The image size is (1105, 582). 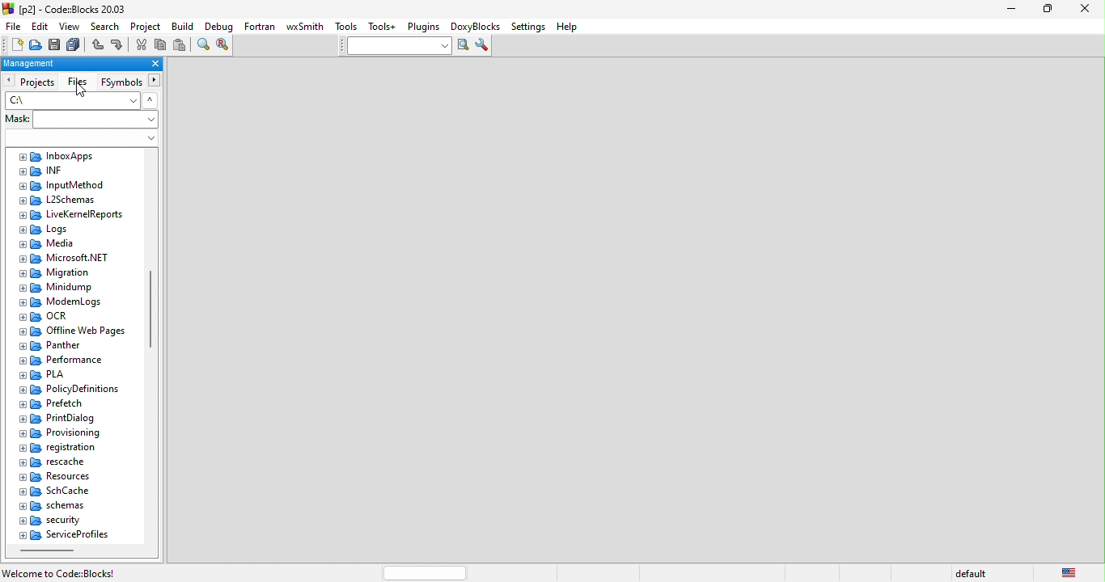 What do you see at coordinates (69, 417) in the screenshot?
I see `print dialog` at bounding box center [69, 417].